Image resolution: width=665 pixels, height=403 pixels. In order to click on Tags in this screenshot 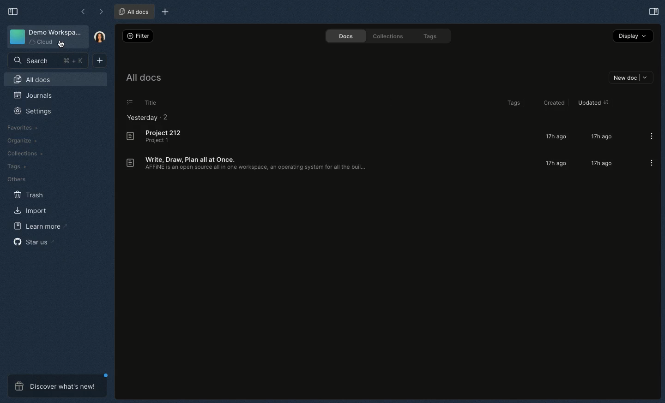, I will do `click(508, 103)`.